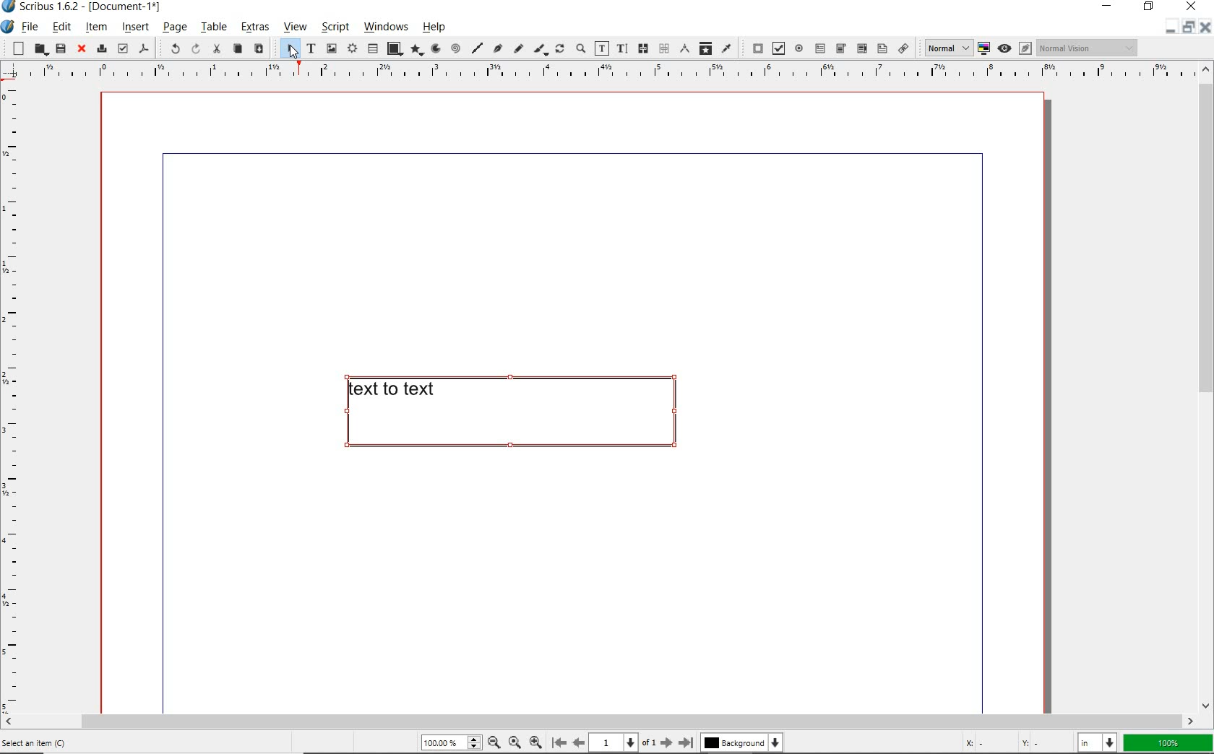  Describe the element at coordinates (394, 49) in the screenshot. I see `shape` at that location.